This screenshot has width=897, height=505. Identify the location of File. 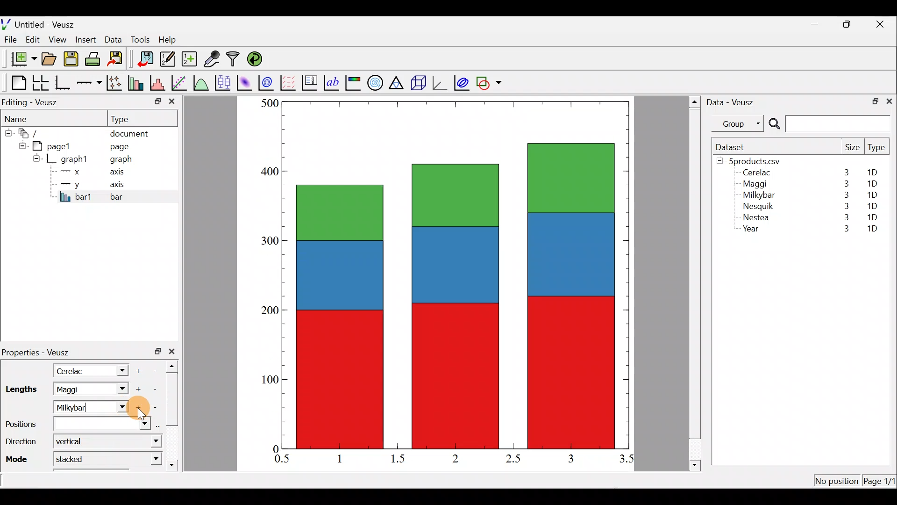
(9, 40).